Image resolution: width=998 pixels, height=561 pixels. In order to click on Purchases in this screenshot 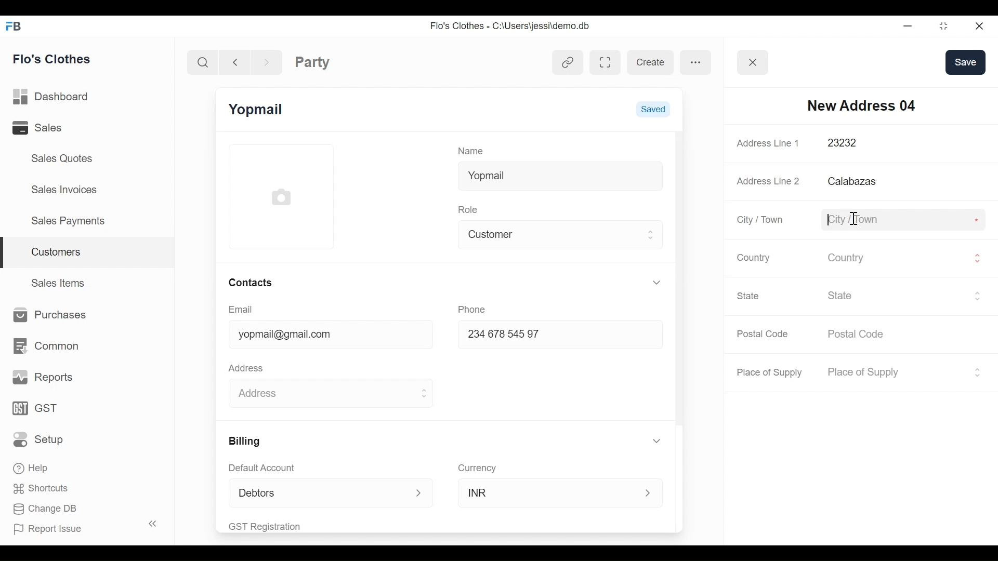, I will do `click(47, 315)`.